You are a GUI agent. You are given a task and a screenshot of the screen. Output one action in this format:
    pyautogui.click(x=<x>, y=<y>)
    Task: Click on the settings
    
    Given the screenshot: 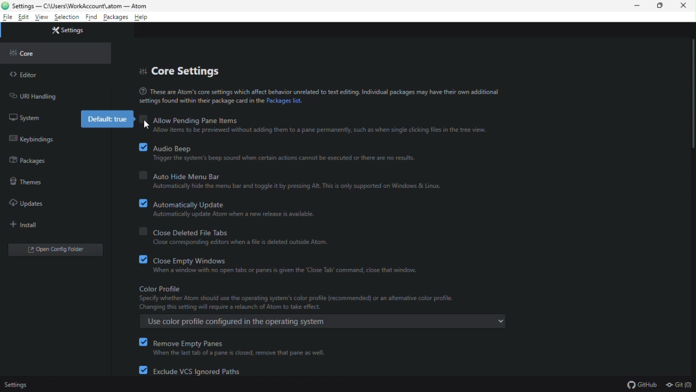 What is the action you would take?
    pyautogui.click(x=72, y=31)
    